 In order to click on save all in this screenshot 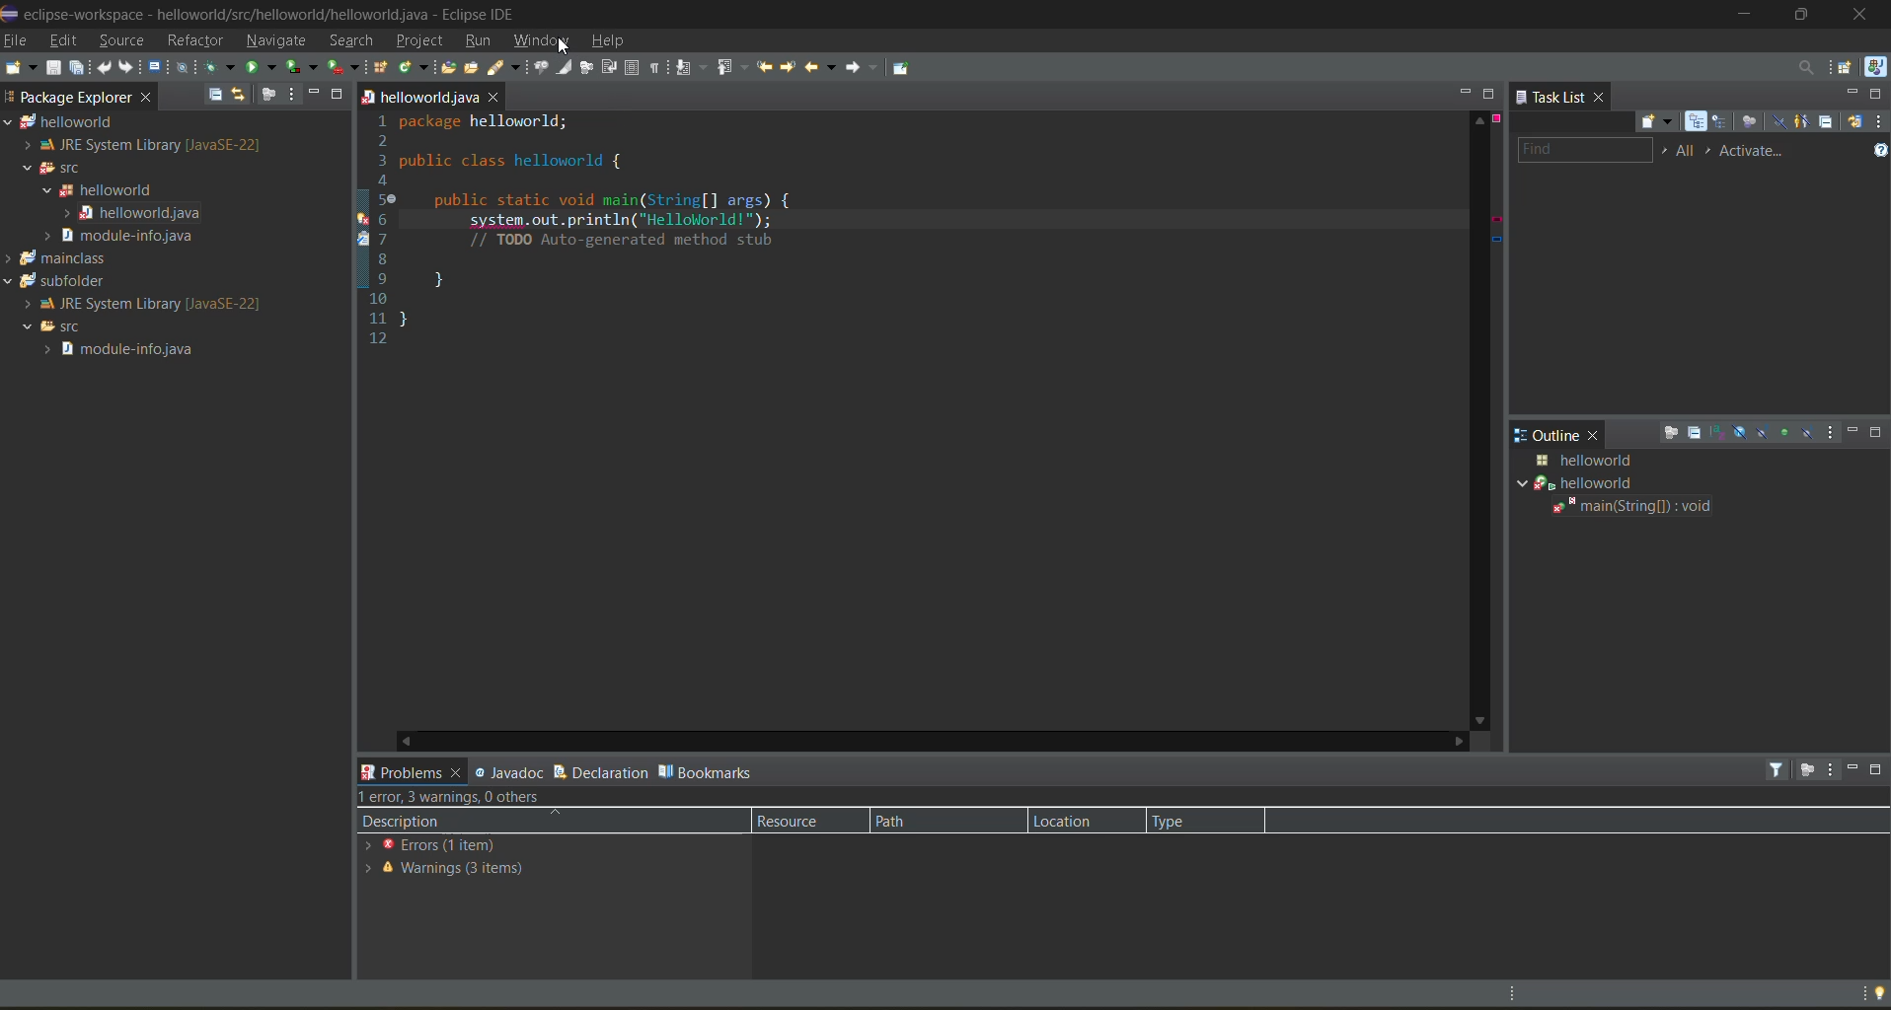, I will do `click(75, 69)`.